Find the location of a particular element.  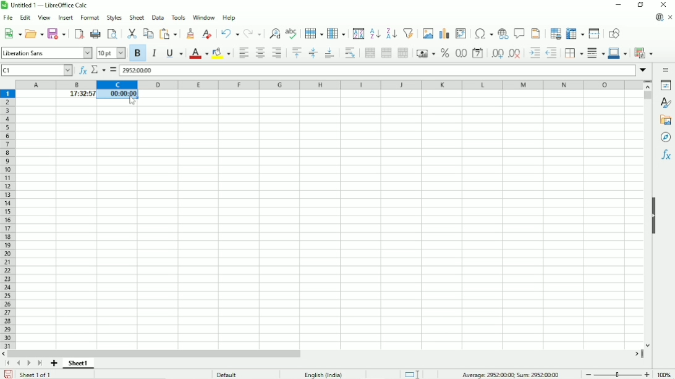

Conditional is located at coordinates (645, 52).